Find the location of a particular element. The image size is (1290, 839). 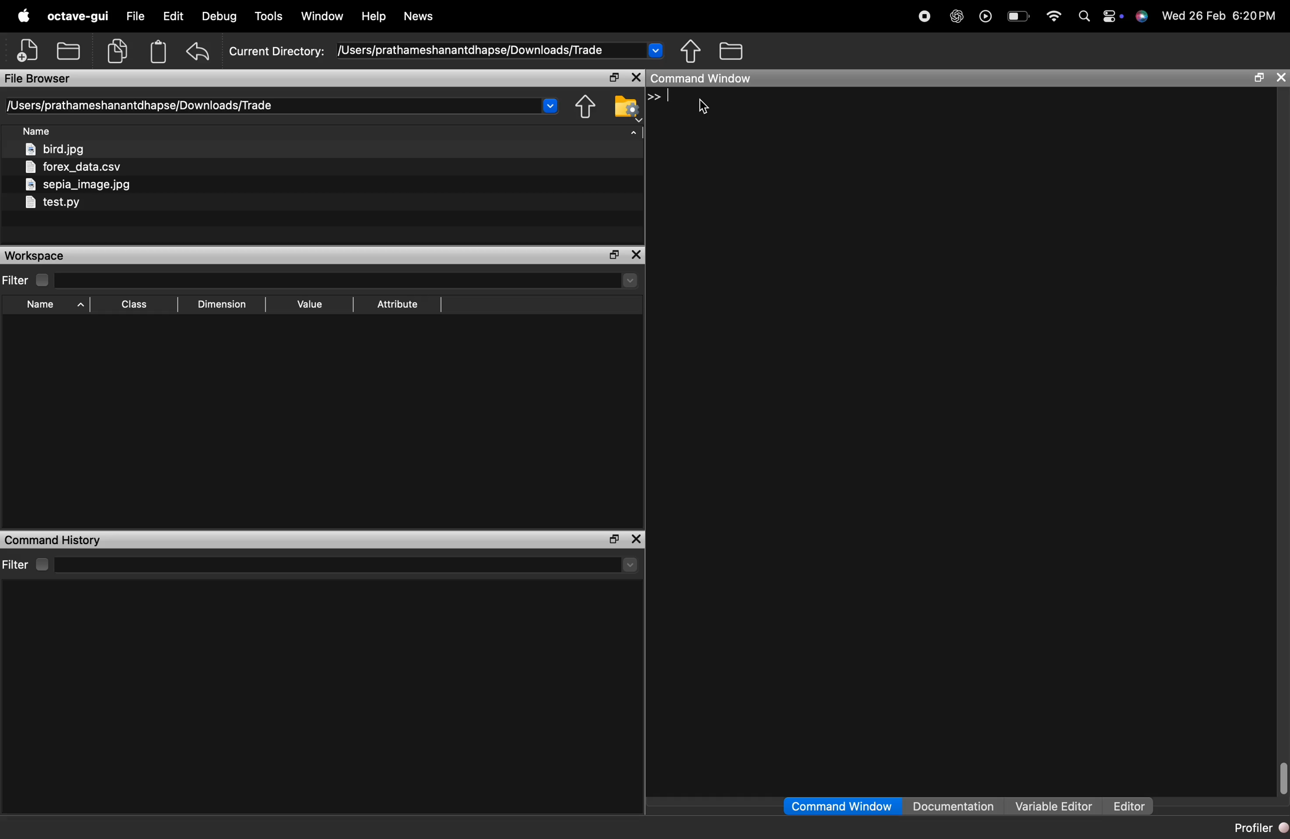

maximize is located at coordinates (614, 78).